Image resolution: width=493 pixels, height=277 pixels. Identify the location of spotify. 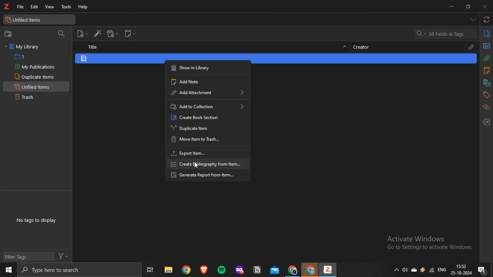
(220, 269).